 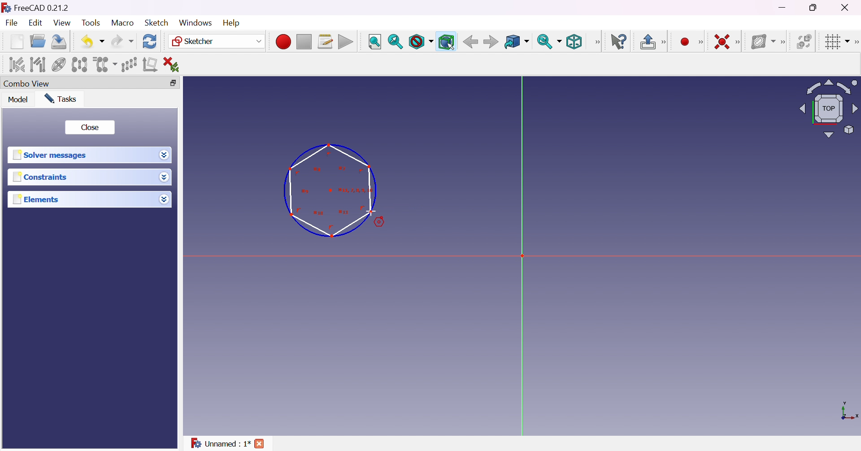 I want to click on Help, so click(x=233, y=23).